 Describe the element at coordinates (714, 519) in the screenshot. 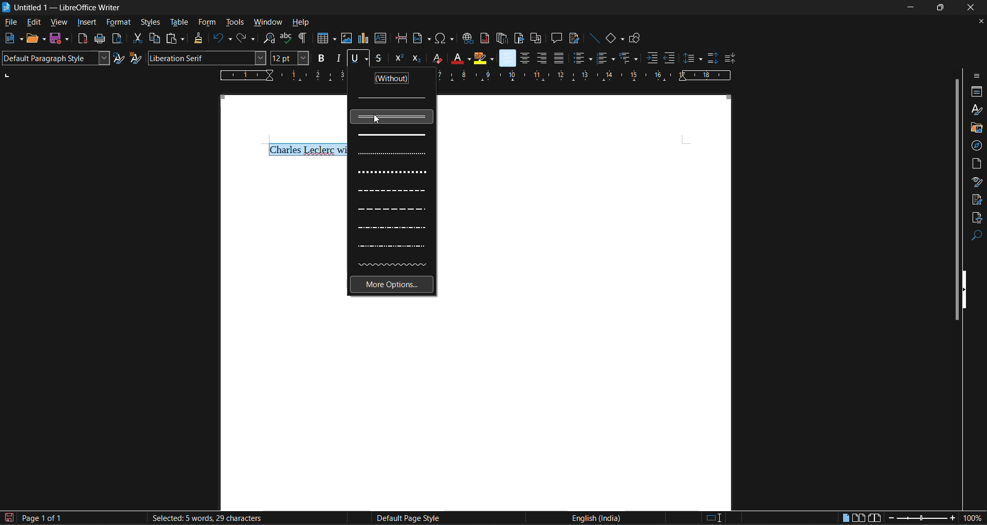

I see `standard selection` at that location.